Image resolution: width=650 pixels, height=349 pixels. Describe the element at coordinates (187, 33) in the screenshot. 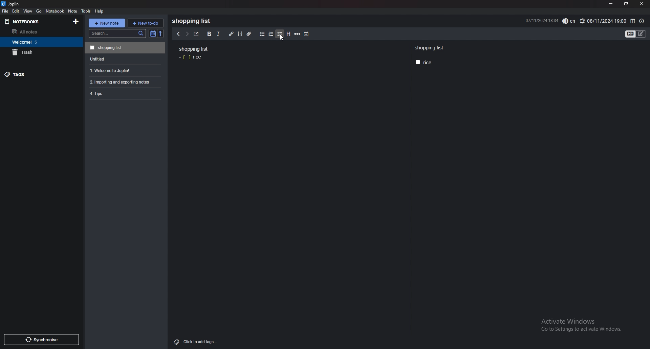

I see `next` at that location.